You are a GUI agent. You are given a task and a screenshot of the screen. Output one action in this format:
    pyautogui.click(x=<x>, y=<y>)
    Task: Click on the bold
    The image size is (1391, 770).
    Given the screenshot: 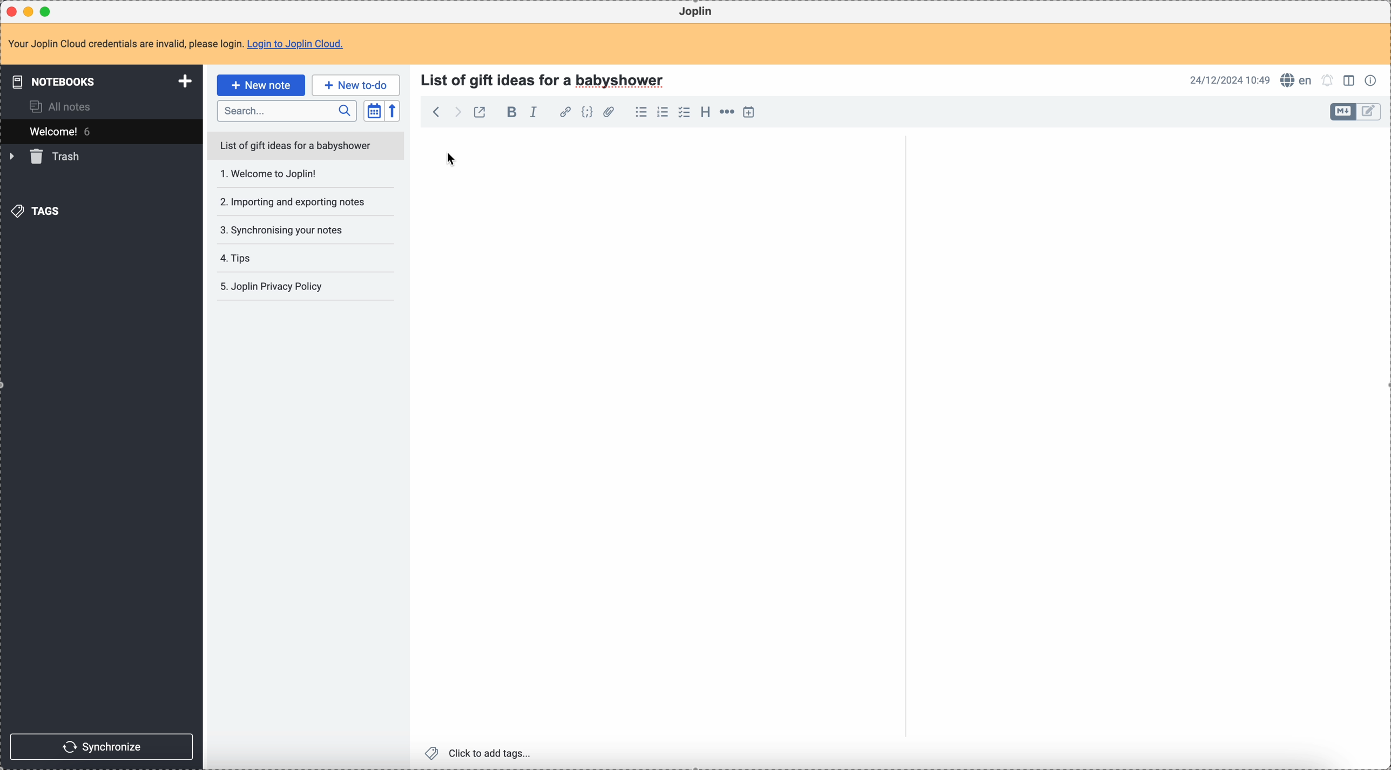 What is the action you would take?
    pyautogui.click(x=511, y=113)
    